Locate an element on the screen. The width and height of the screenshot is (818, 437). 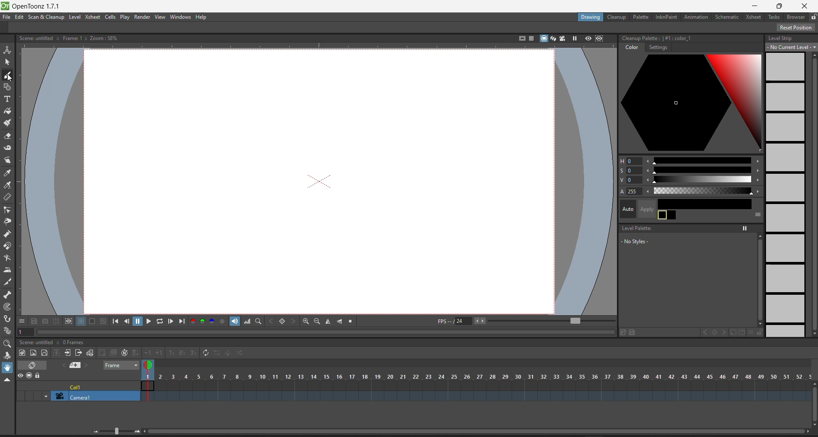
move right is located at coordinates (757, 161).